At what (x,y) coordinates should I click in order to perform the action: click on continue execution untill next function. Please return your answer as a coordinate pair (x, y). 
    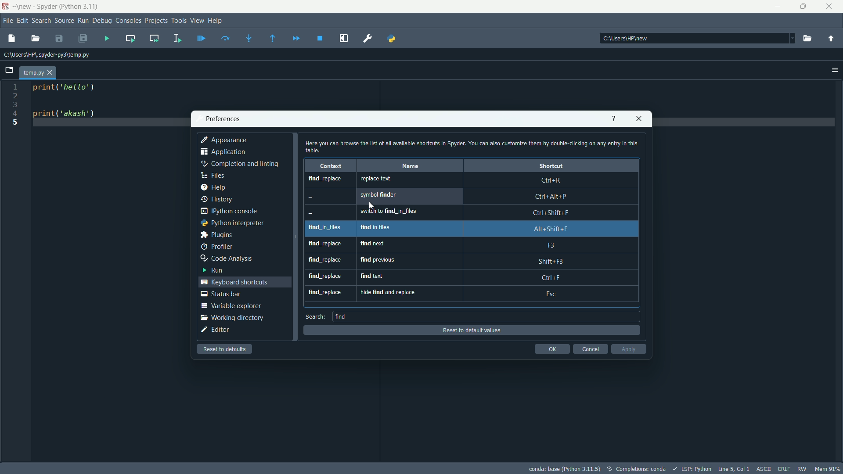
    Looking at the image, I should click on (274, 39).